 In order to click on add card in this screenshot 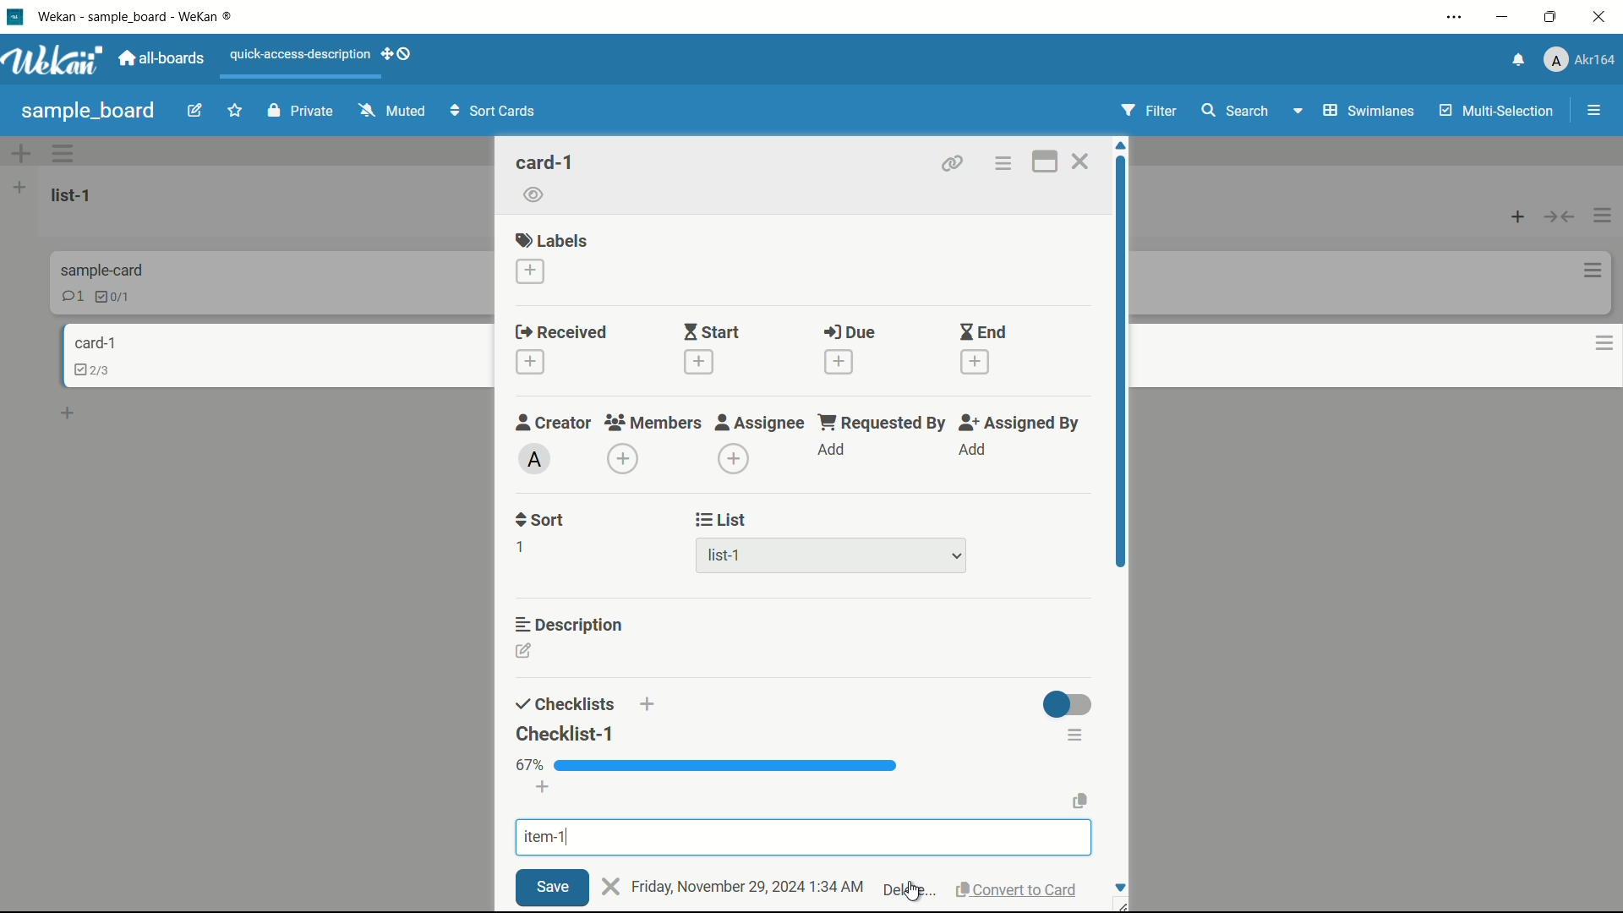, I will do `click(68, 413)`.